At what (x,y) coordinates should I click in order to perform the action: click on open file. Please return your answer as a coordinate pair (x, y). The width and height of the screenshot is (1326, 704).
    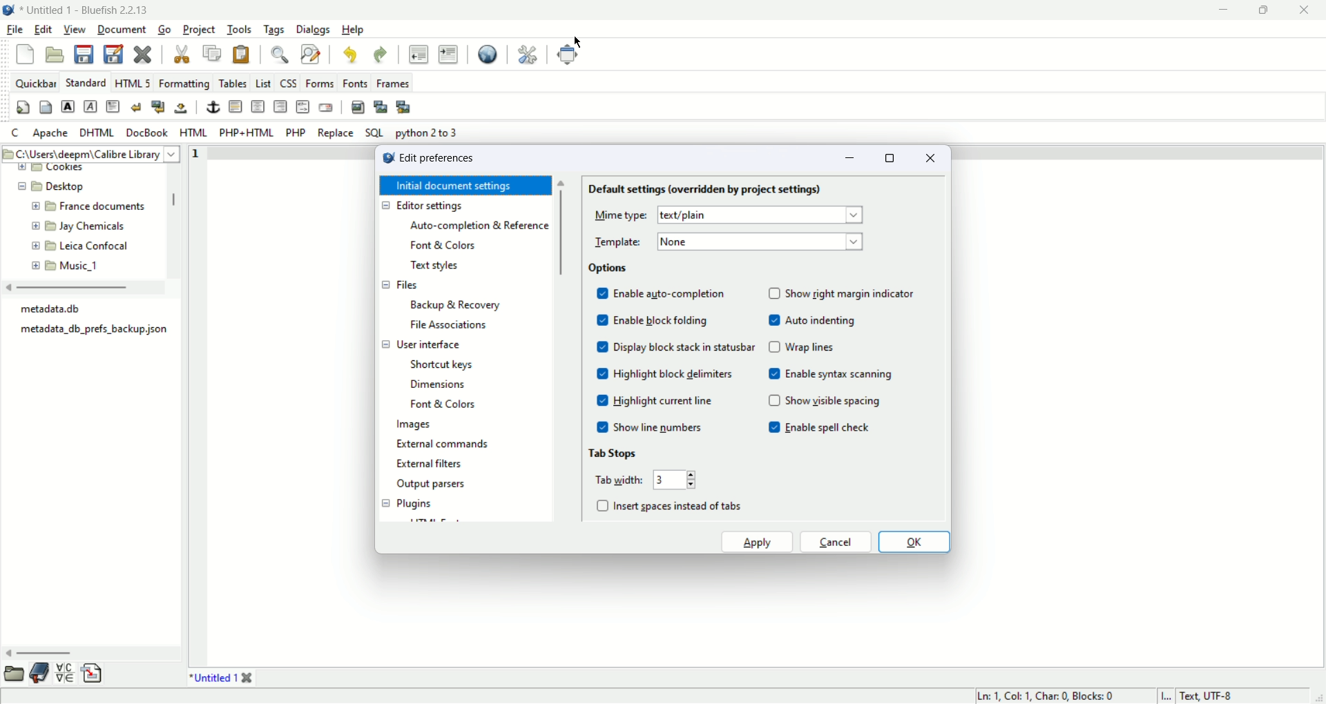
    Looking at the image, I should click on (55, 55).